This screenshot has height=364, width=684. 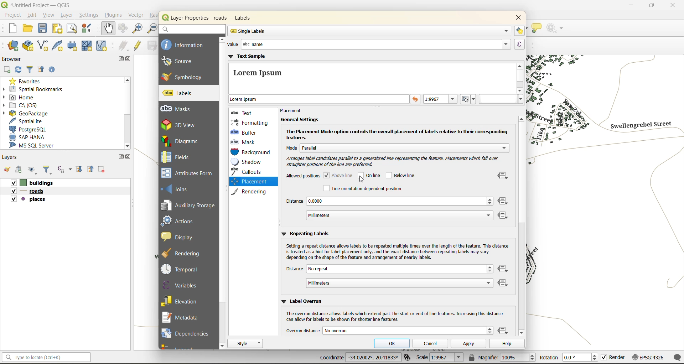 I want to click on formatting, so click(x=250, y=123).